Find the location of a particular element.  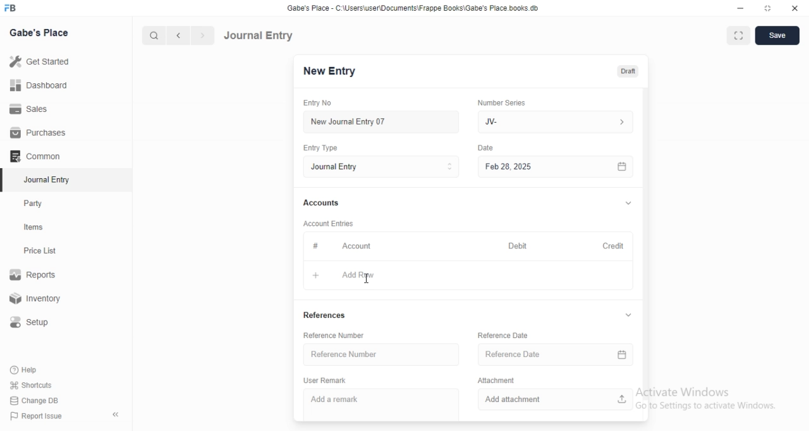

v is located at coordinates (631, 316).